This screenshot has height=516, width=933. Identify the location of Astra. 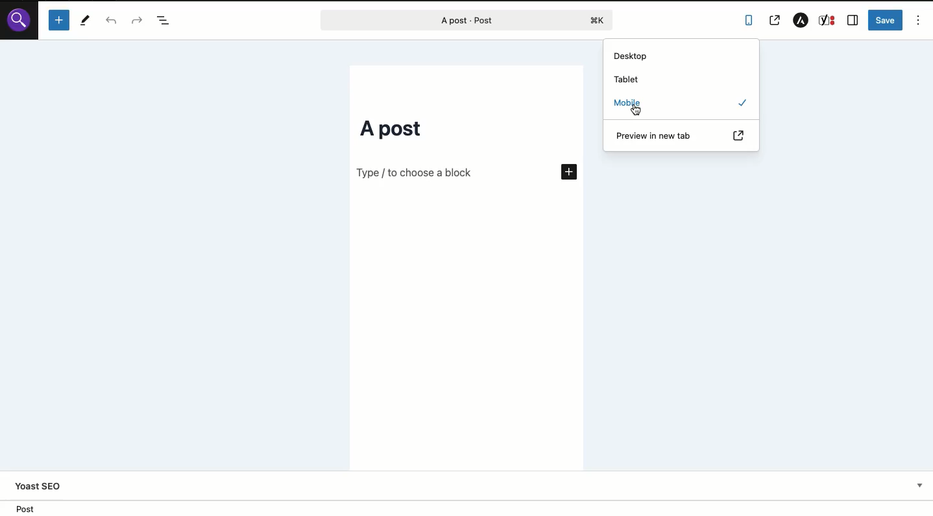
(801, 19).